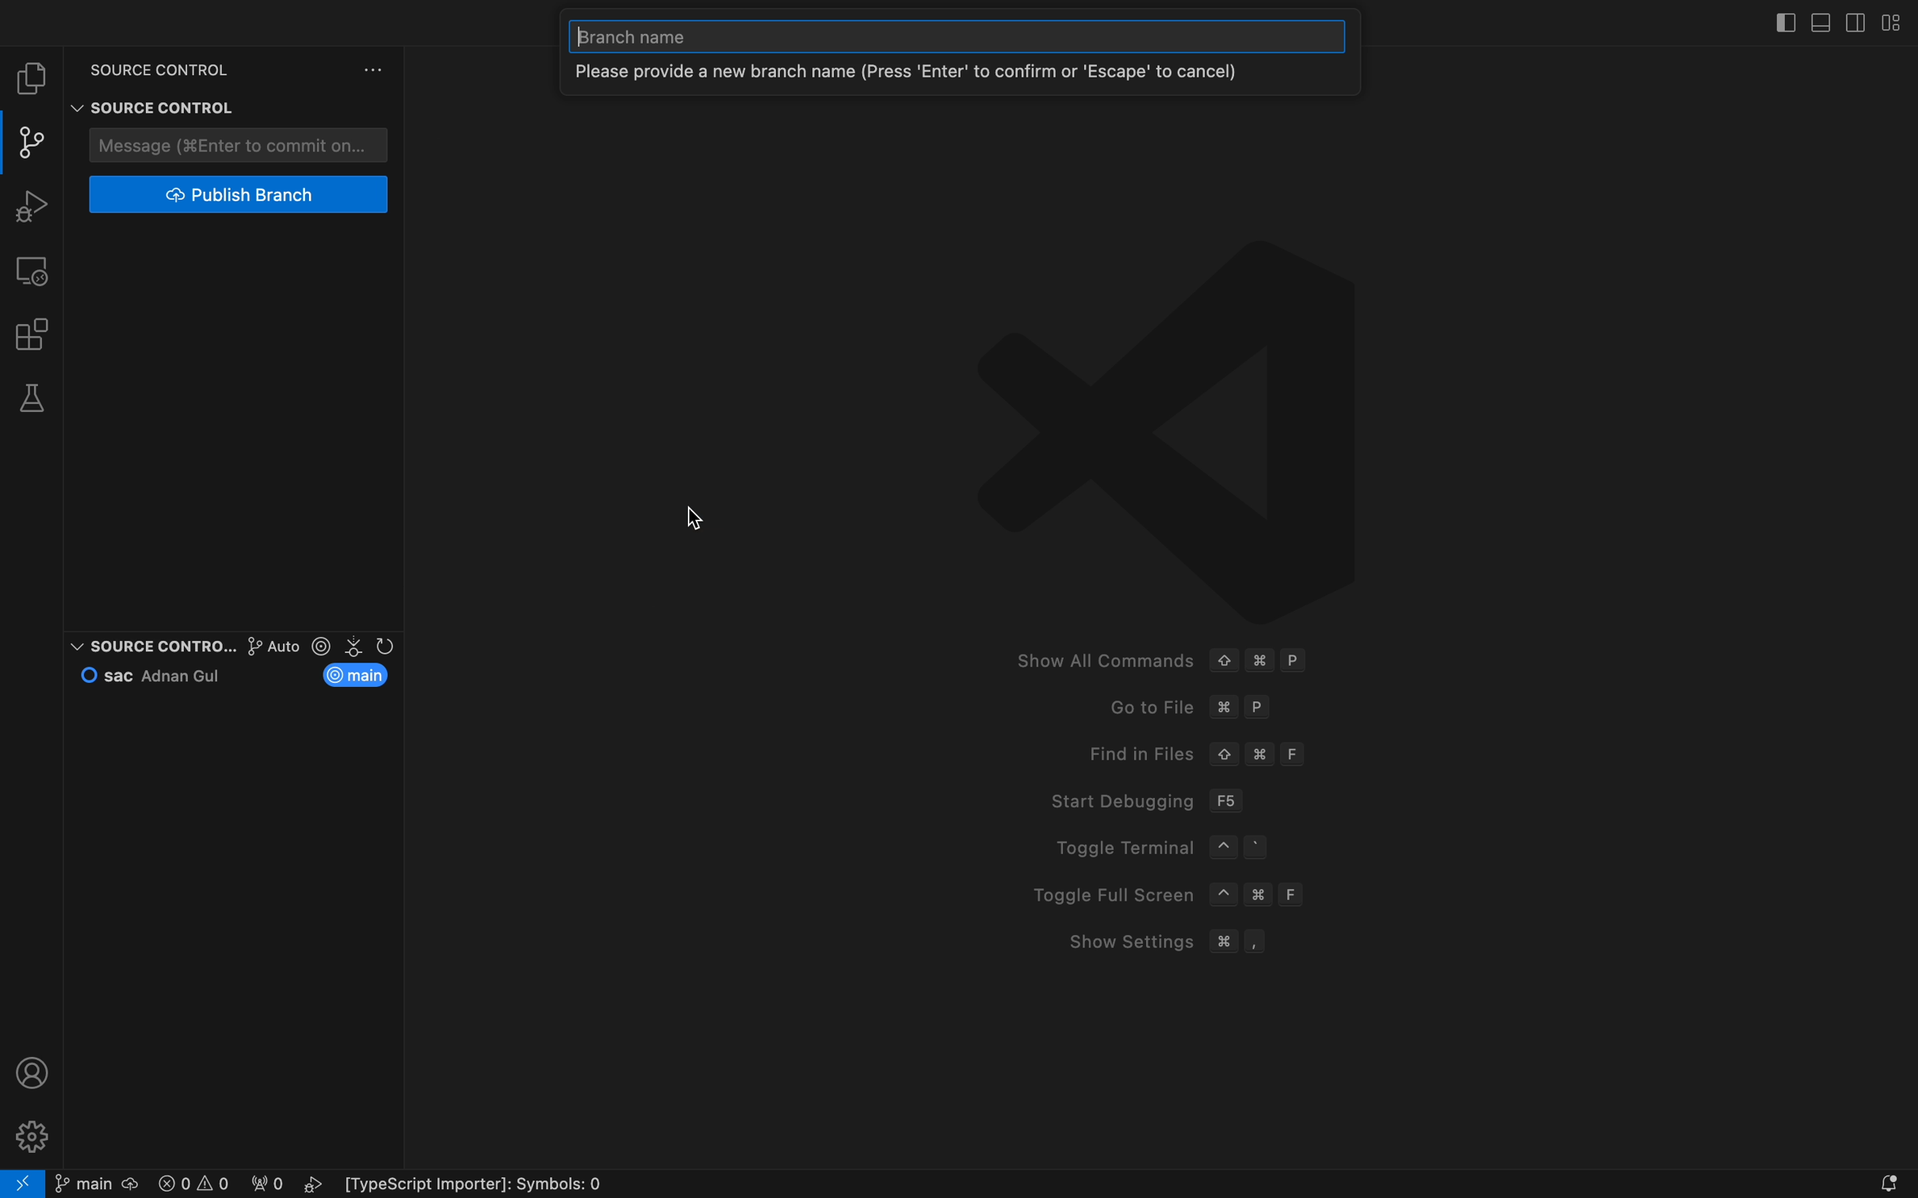  Describe the element at coordinates (361, 675) in the screenshot. I see `current branch` at that location.